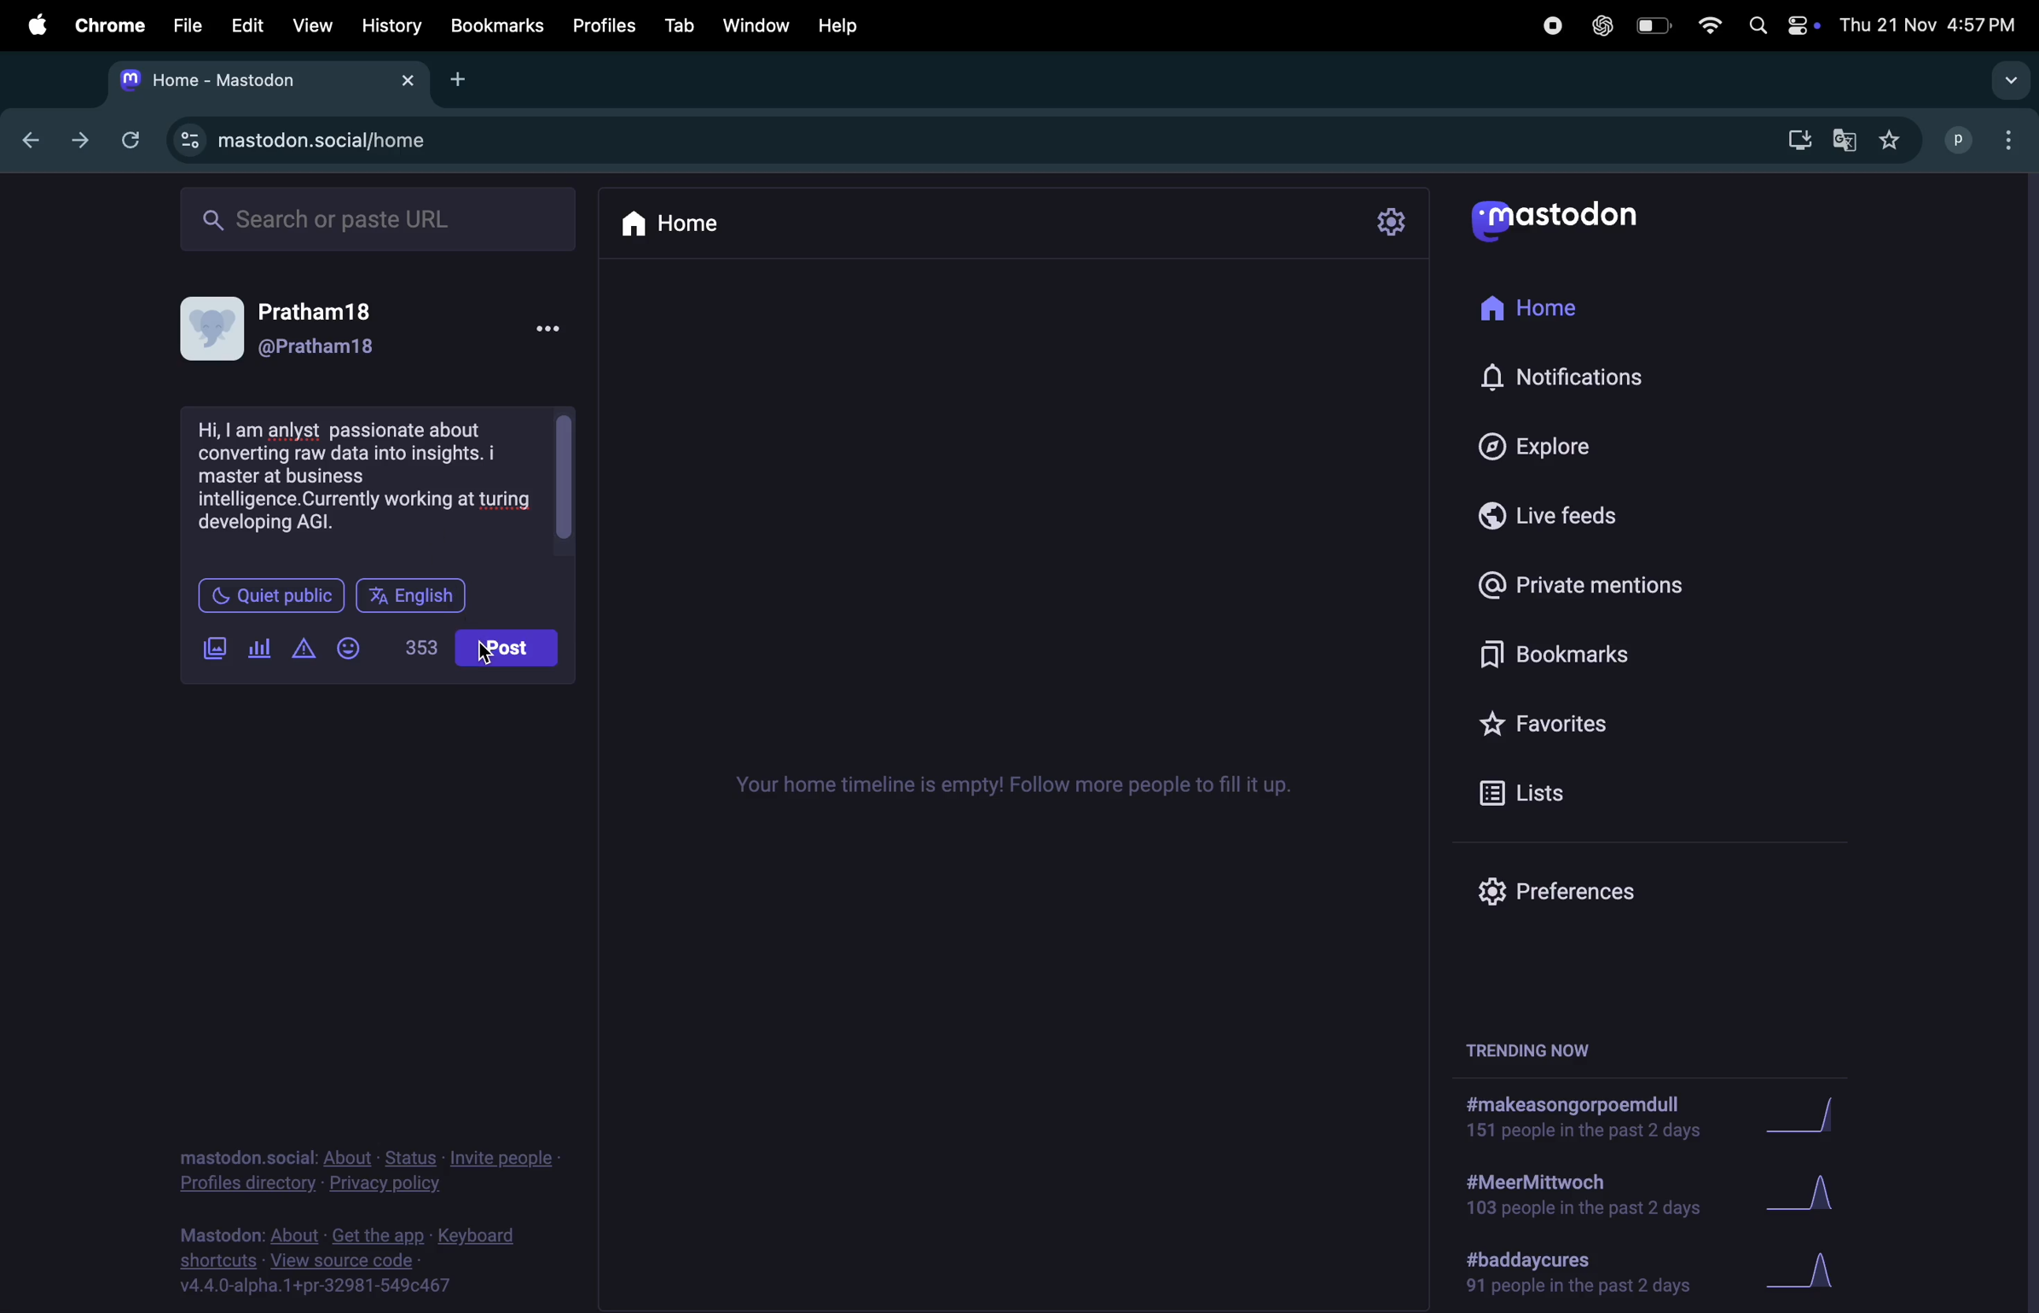 Image resolution: width=2039 pixels, height=1313 pixels. I want to click on add pole, so click(259, 641).